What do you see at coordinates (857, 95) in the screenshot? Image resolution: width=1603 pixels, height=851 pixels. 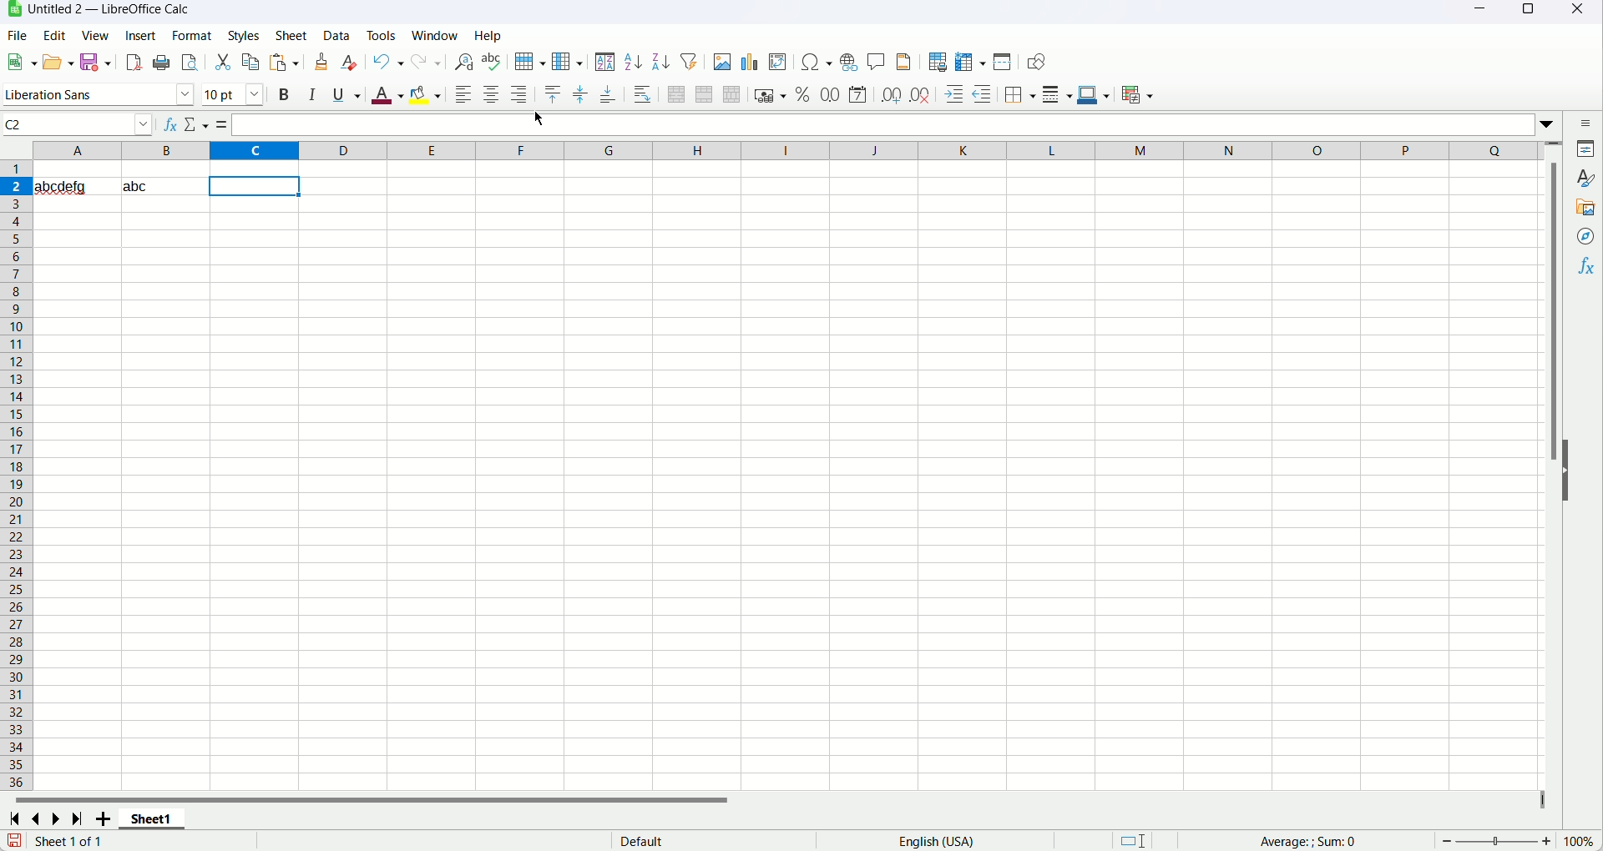 I see `format as date` at bounding box center [857, 95].